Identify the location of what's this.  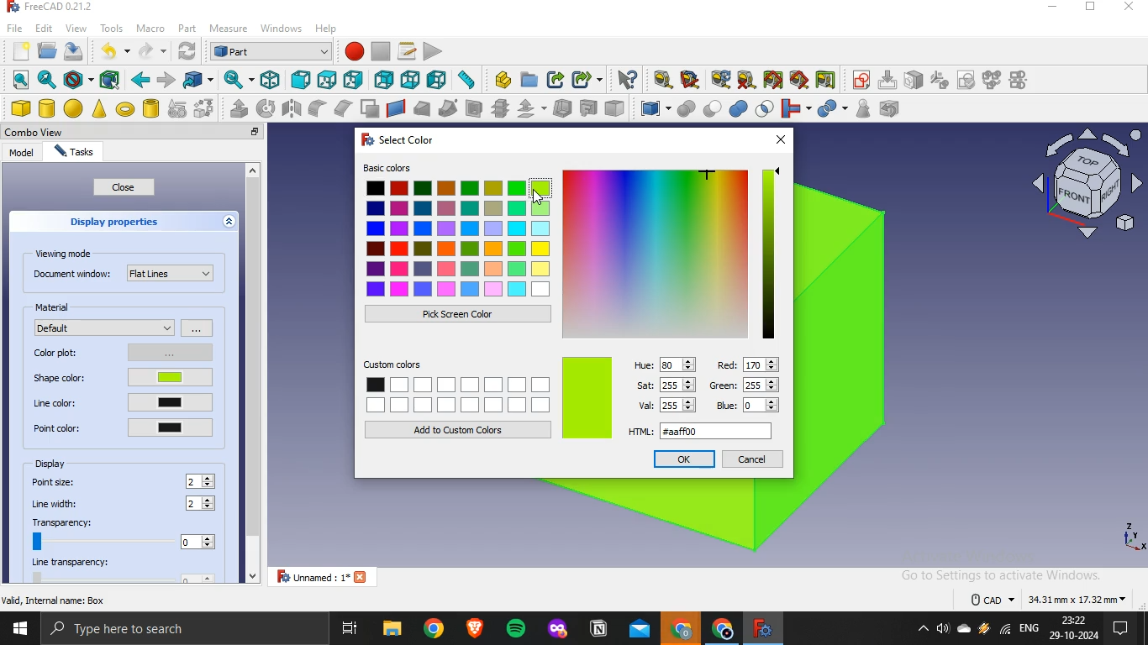
(627, 80).